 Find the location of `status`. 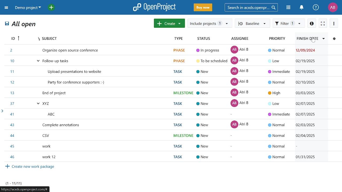

status is located at coordinates (210, 39).